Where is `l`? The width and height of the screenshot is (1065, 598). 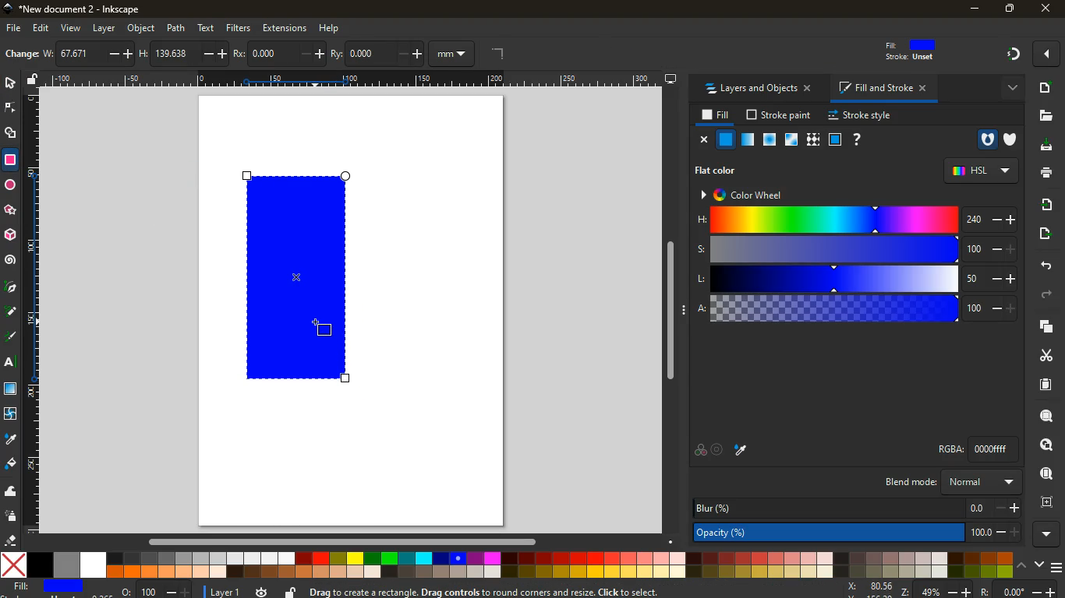 l is located at coordinates (860, 279).